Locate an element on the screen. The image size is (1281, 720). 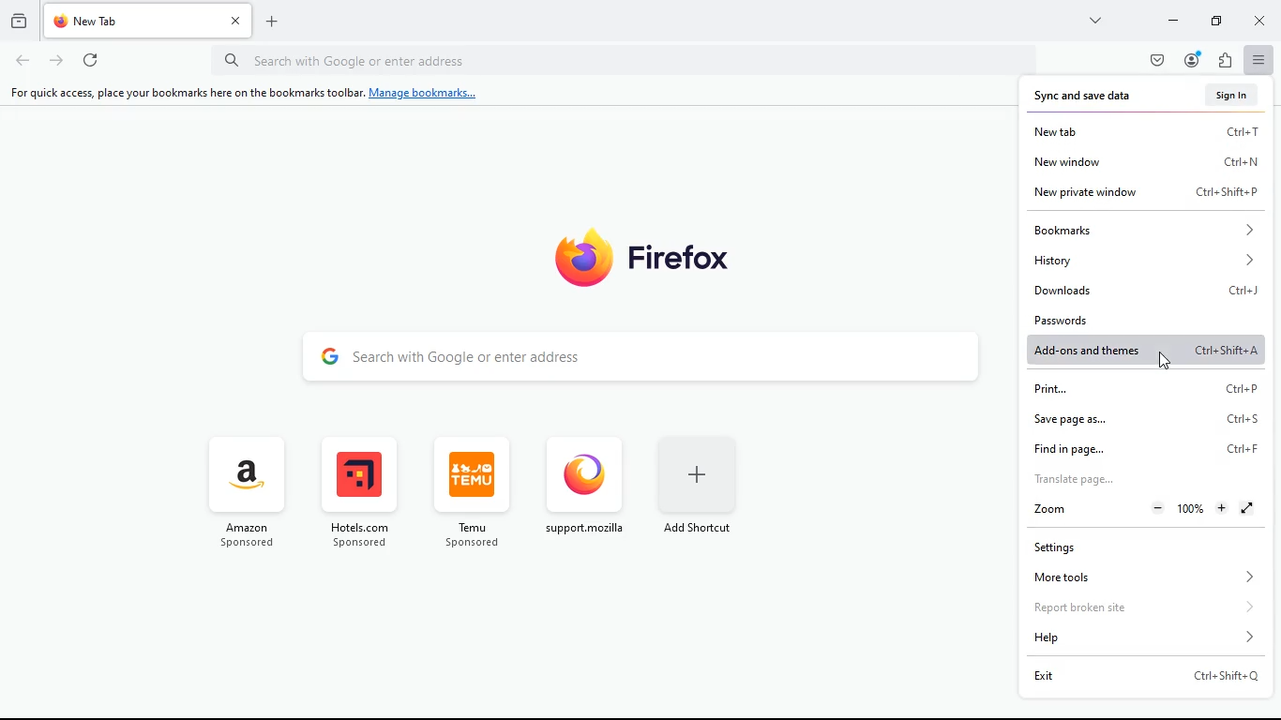
exit is located at coordinates (1148, 674).